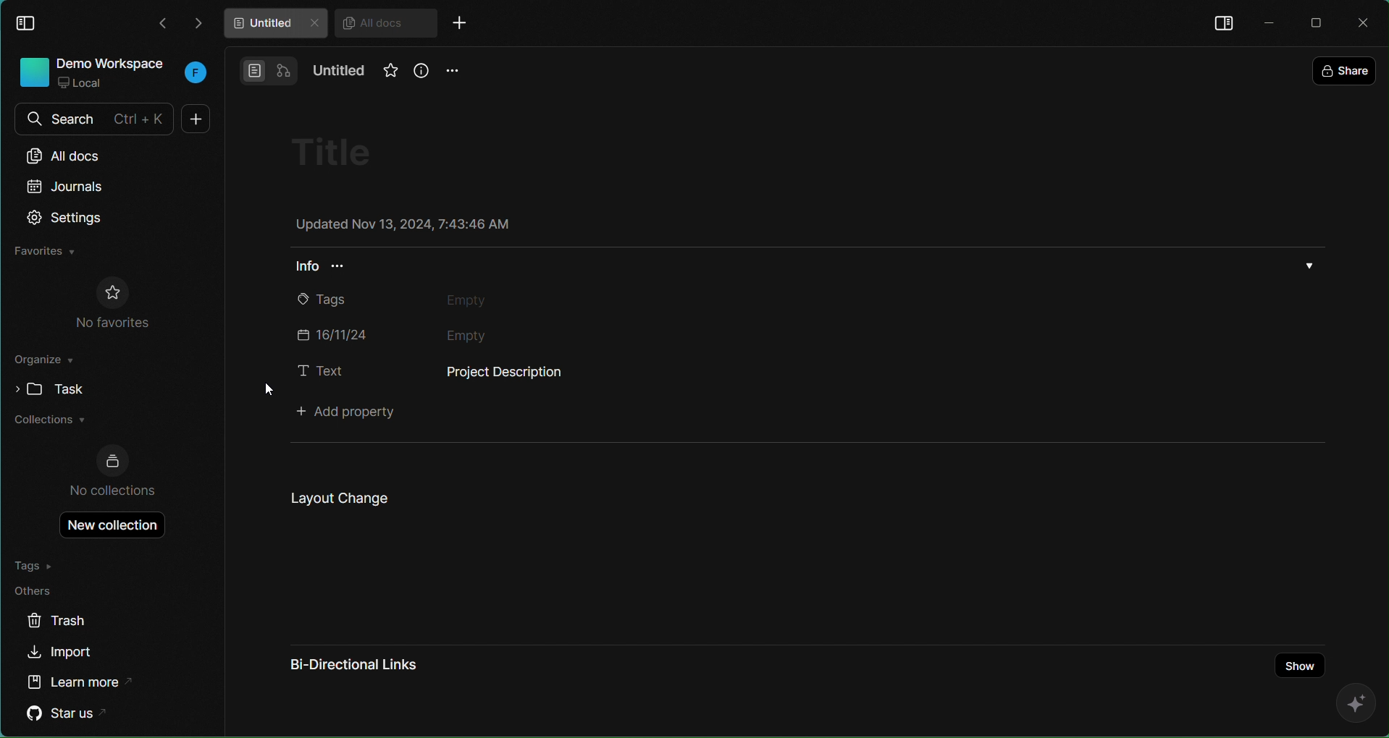 This screenshot has height=738, width=1389. Describe the element at coordinates (342, 151) in the screenshot. I see `title ` at that location.